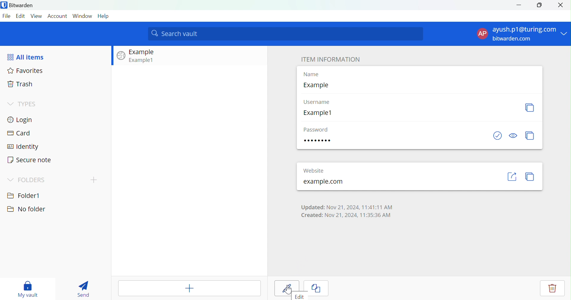  What do you see at coordinates (19, 6) in the screenshot?
I see `Bitwarden` at bounding box center [19, 6].